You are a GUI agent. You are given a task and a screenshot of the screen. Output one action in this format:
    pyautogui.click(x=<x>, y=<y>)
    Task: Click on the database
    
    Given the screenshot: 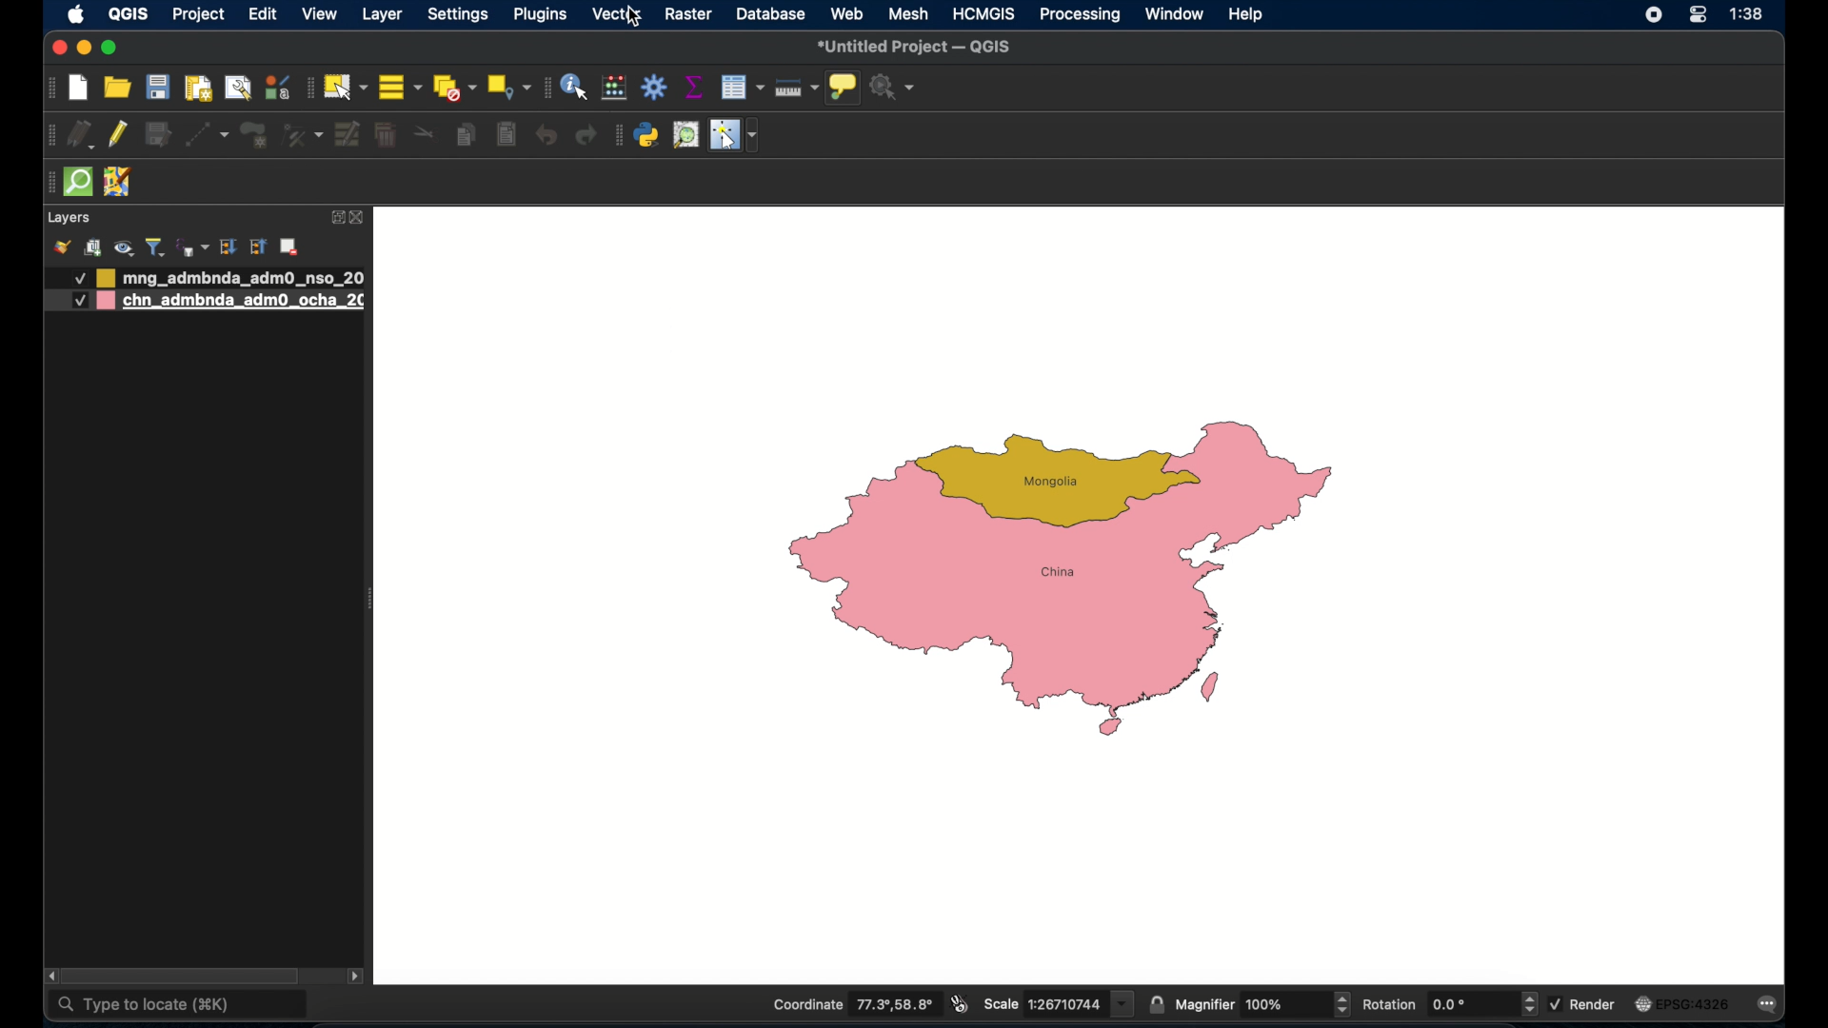 What is the action you would take?
    pyautogui.click(x=772, y=15)
    